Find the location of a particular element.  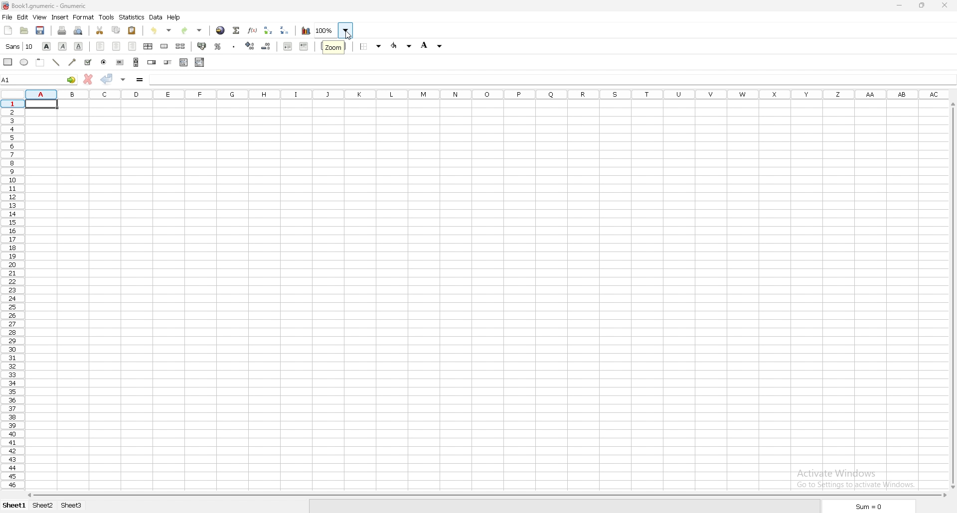

scroll bar is located at coordinates (486, 496).